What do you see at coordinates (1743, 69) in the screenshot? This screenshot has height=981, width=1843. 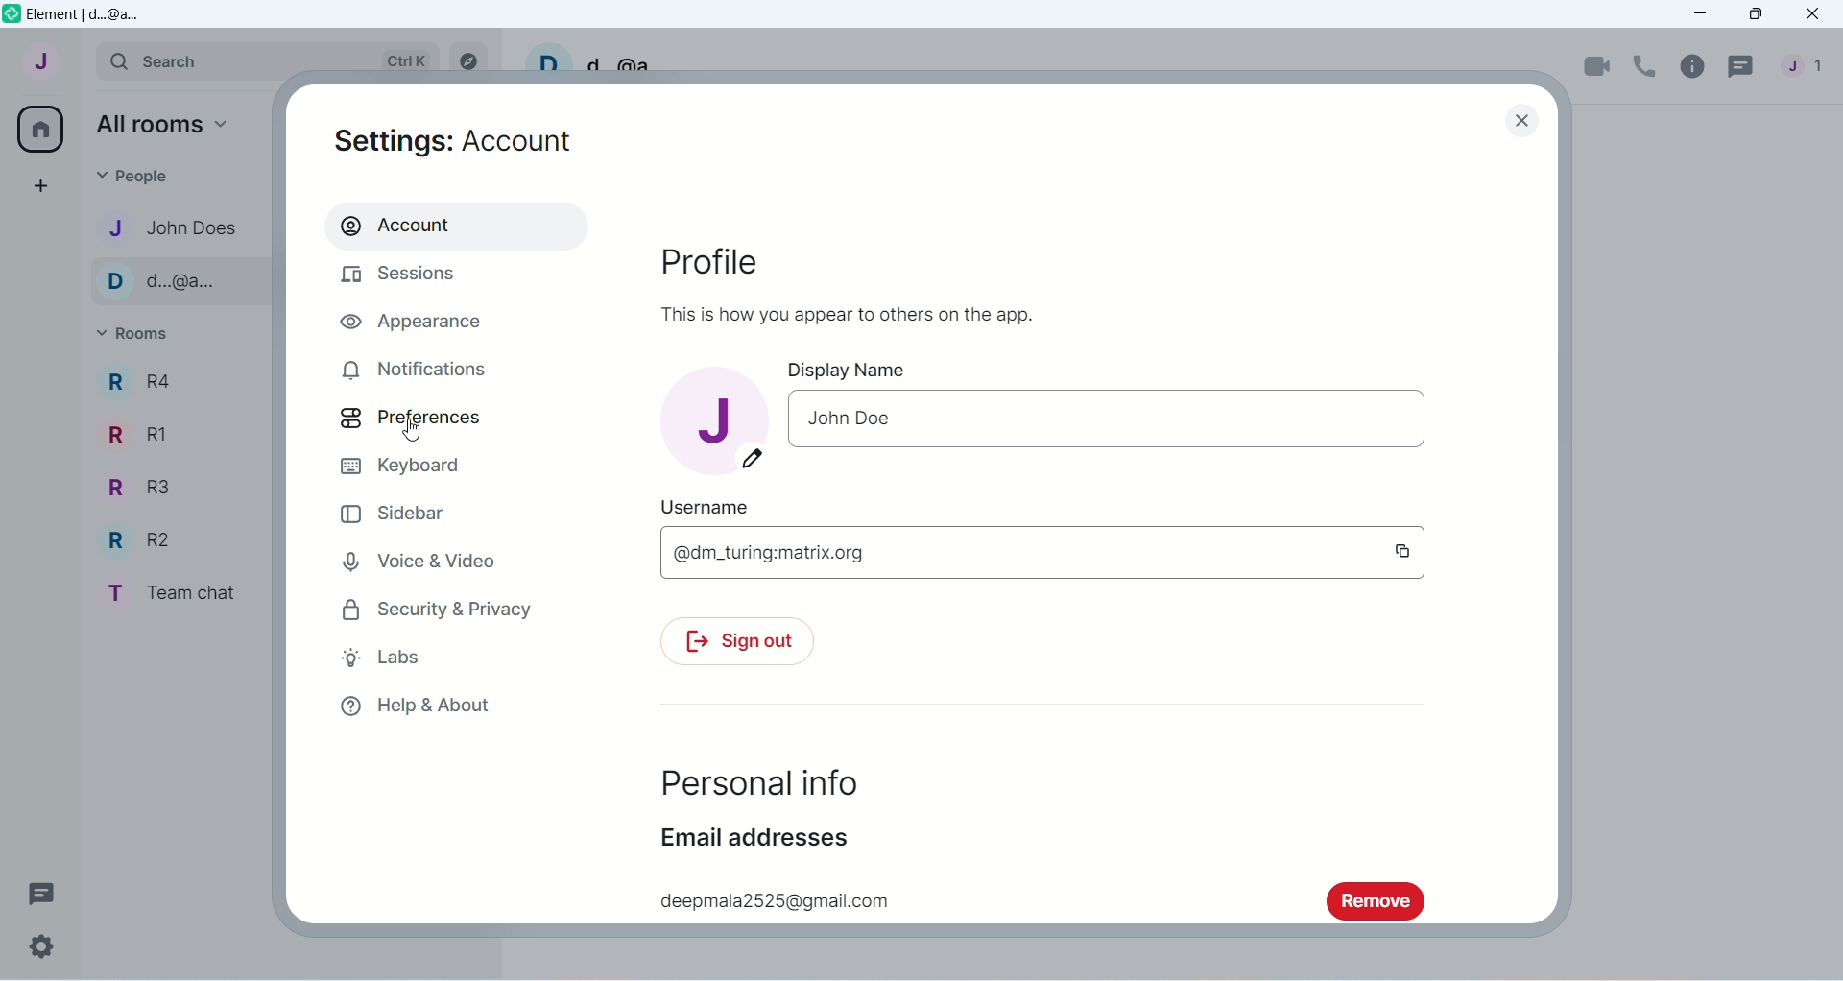 I see `Threads` at bounding box center [1743, 69].